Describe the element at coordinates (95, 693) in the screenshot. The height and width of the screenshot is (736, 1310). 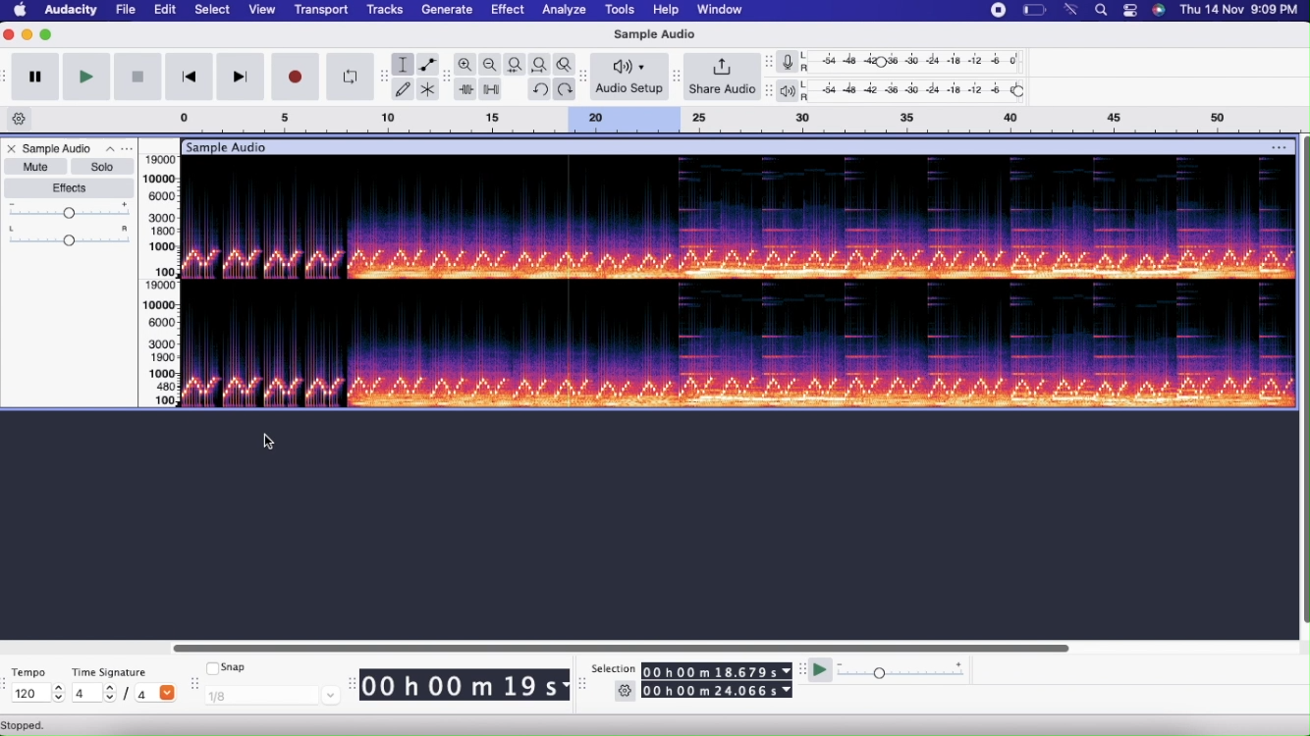
I see `4` at that location.